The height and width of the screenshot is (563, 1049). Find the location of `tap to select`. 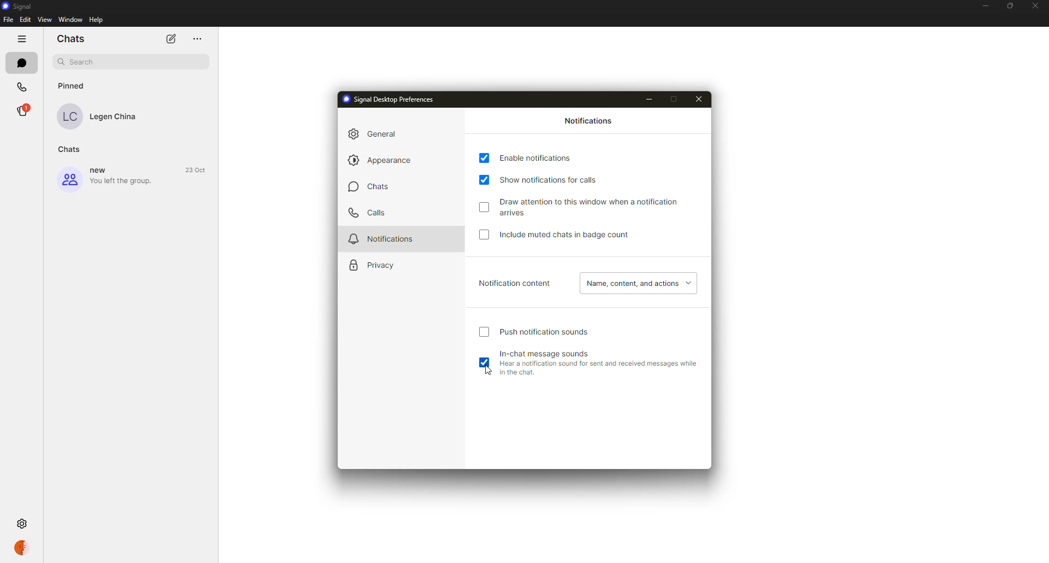

tap to select is located at coordinates (484, 234).